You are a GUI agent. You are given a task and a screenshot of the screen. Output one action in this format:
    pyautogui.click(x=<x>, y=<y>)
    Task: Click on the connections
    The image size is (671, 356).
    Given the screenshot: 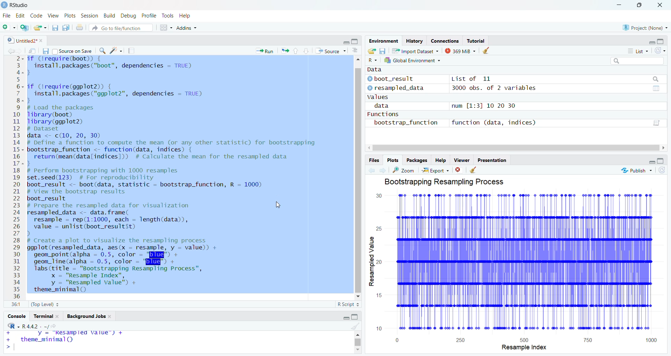 What is the action you would take?
    pyautogui.click(x=444, y=41)
    